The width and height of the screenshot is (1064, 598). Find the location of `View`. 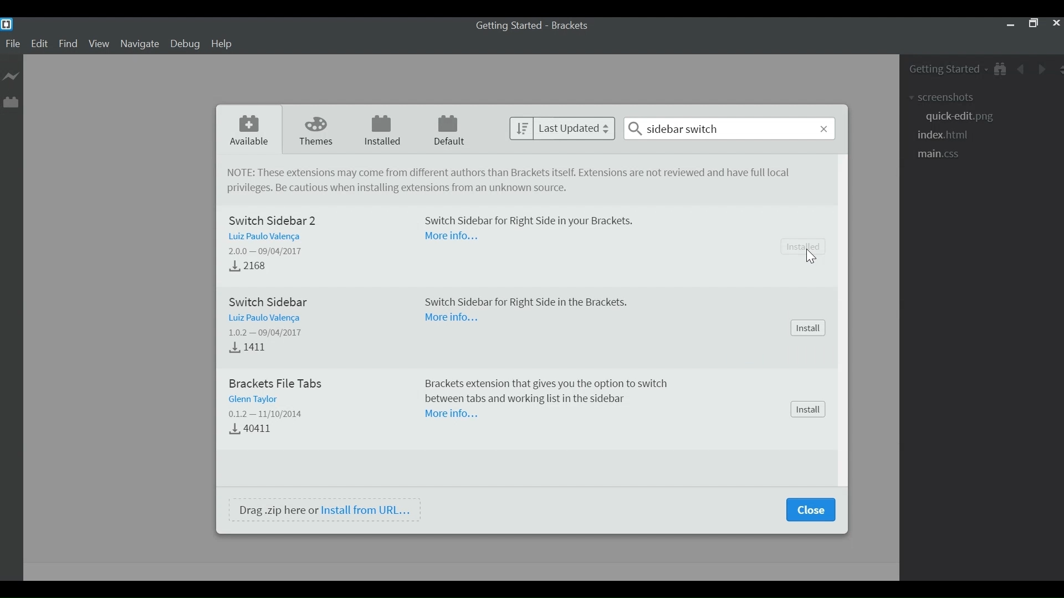

View is located at coordinates (99, 44).